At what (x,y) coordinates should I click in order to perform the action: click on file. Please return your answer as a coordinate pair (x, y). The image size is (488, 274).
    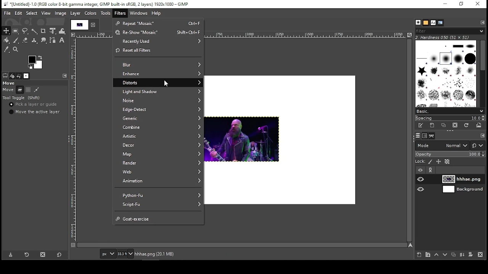
    Looking at the image, I should click on (7, 13).